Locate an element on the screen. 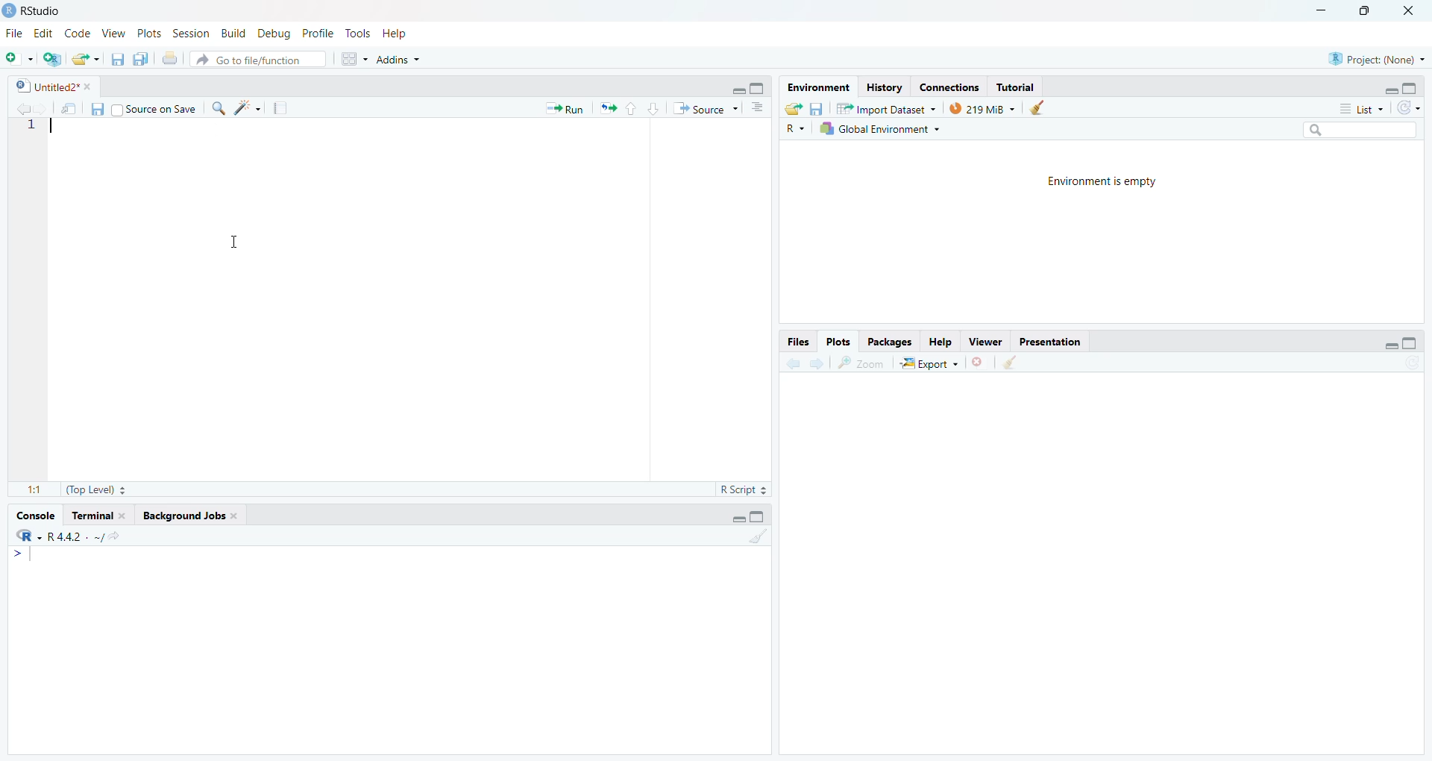  Hide is located at coordinates (1392, 345).